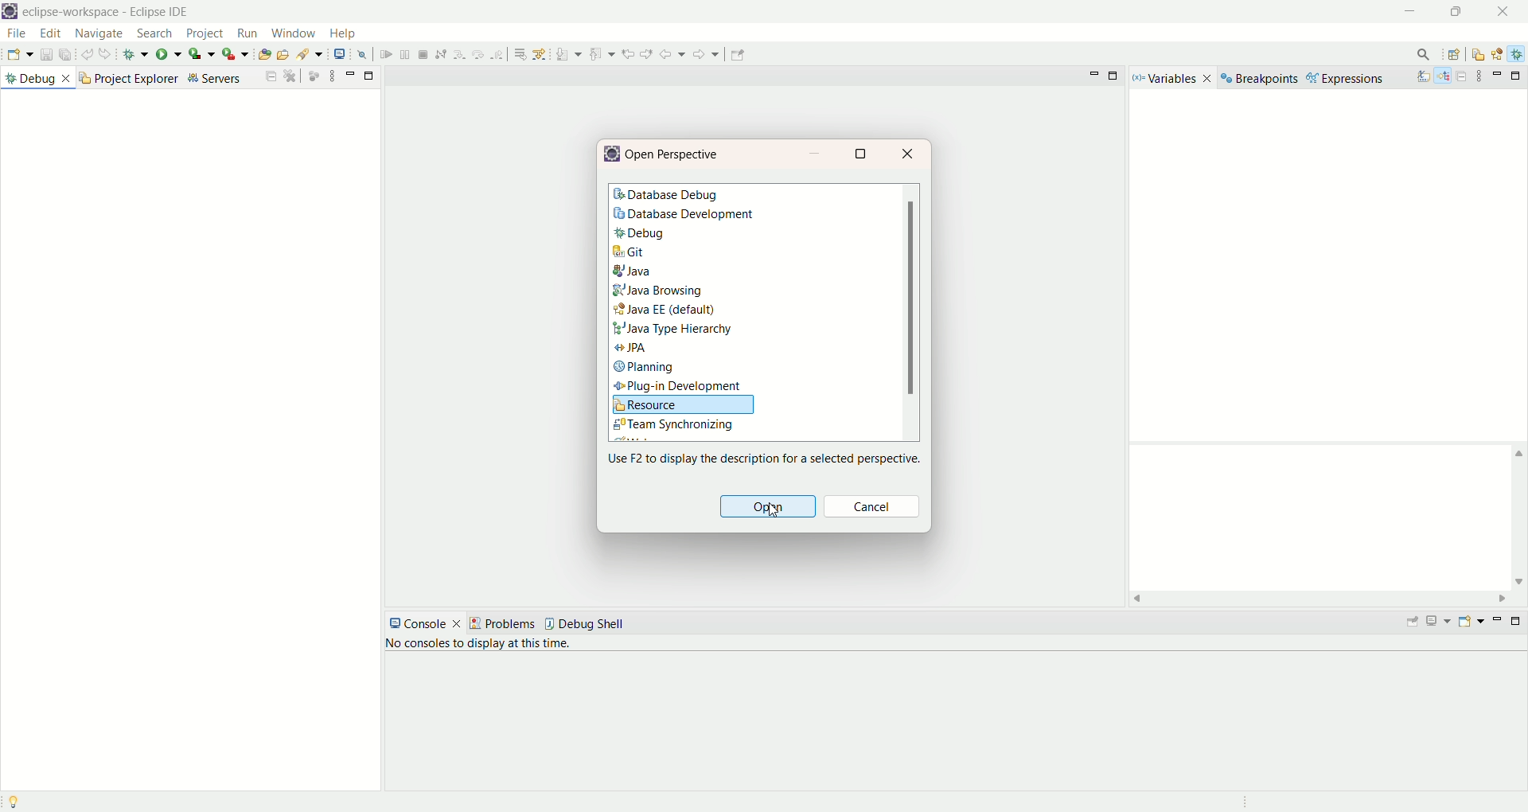 The height and width of the screenshot is (812, 1528). I want to click on breakpoints, so click(1259, 79).